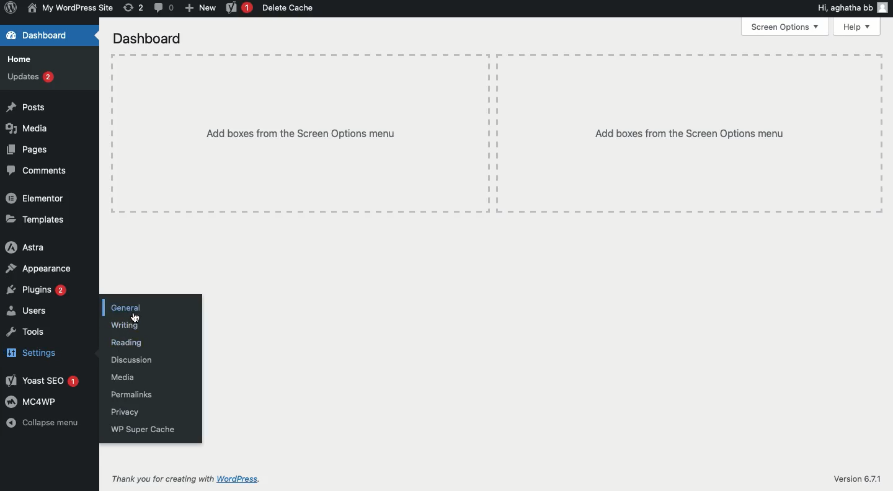 This screenshot has width=893, height=491. Describe the element at coordinates (123, 377) in the screenshot. I see `Media` at that location.